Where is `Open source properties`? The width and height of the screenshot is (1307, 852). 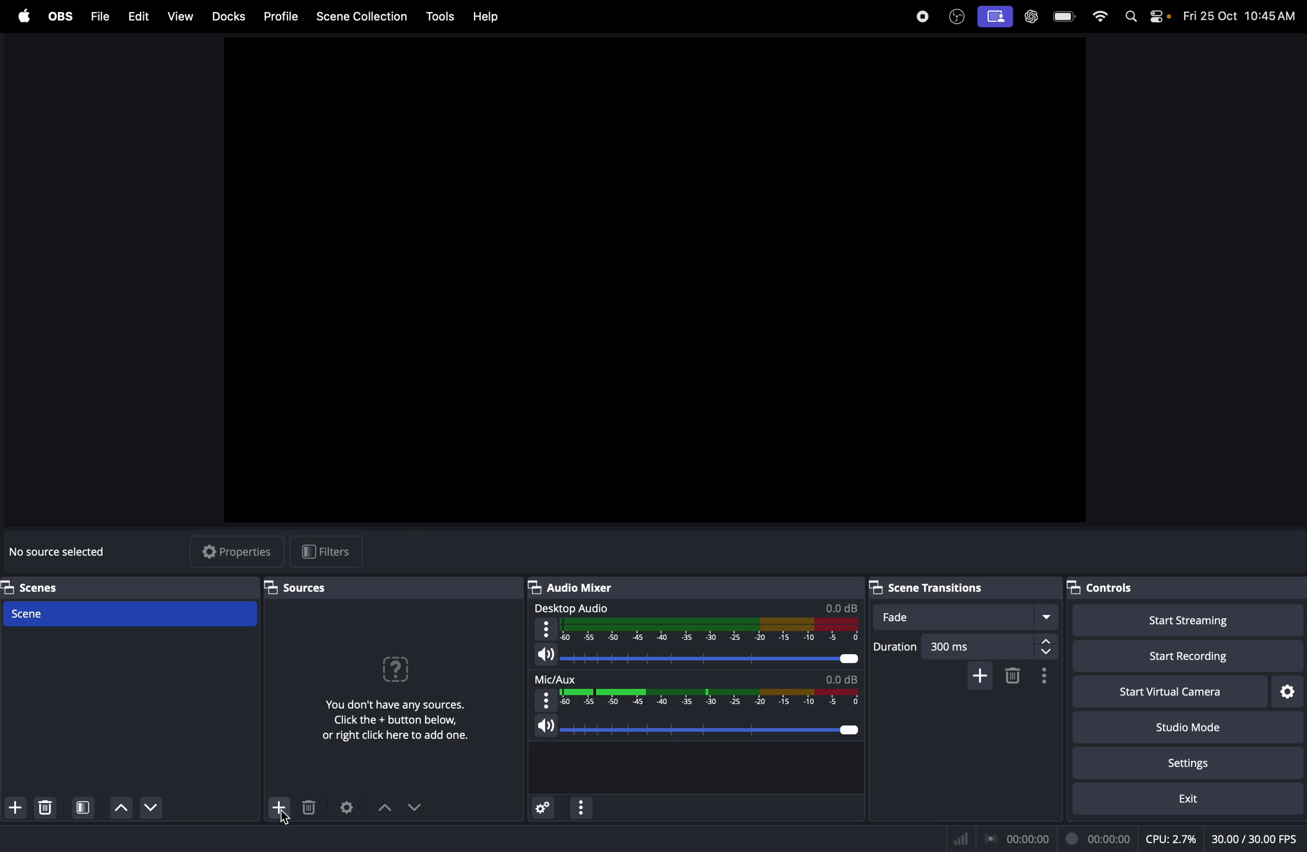 Open source properties is located at coordinates (345, 810).